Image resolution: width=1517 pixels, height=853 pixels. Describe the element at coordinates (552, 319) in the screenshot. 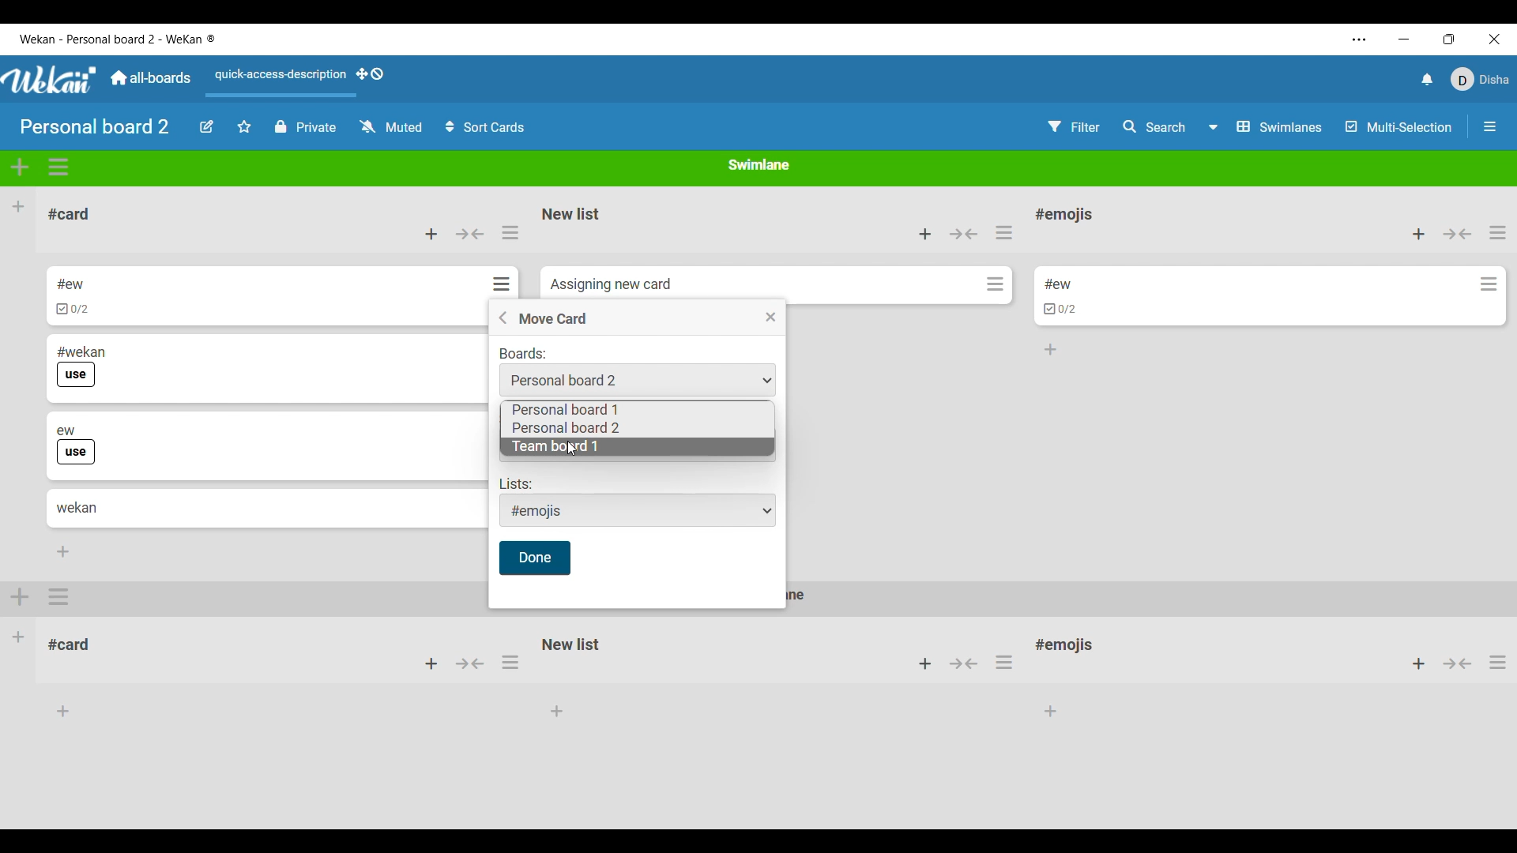

I see `Title of current menu` at that location.